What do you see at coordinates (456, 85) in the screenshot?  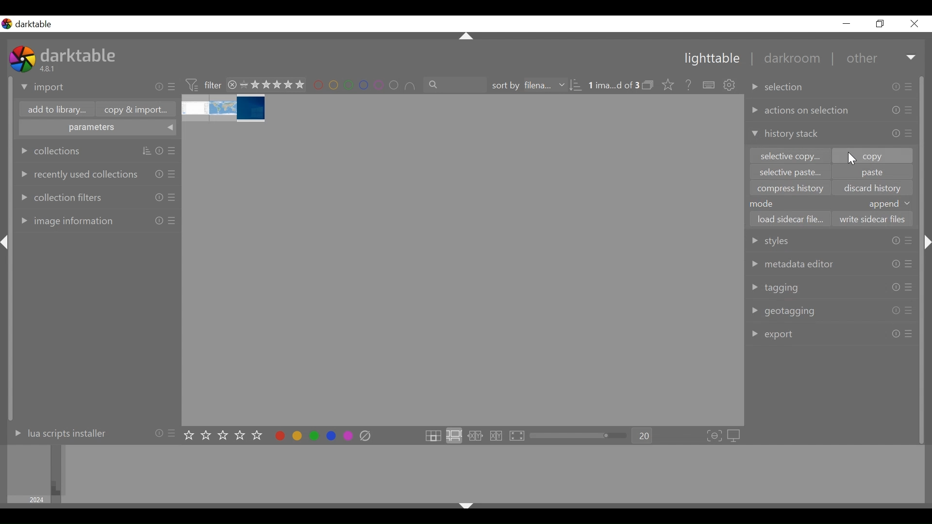 I see `filter by text` at bounding box center [456, 85].